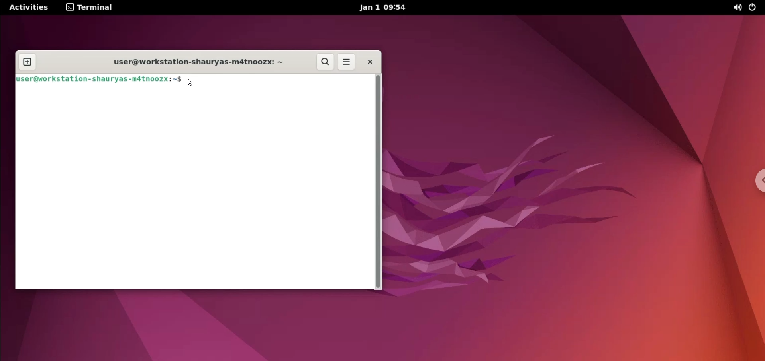  I want to click on new tab, so click(30, 61).